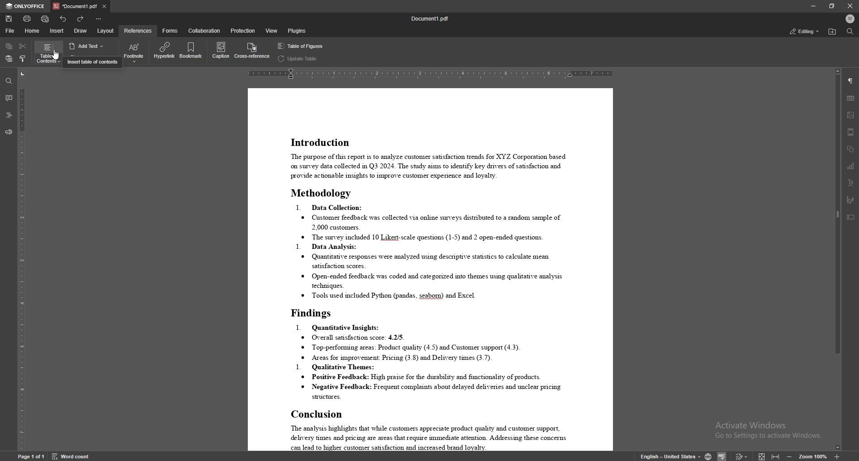 This screenshot has height=461, width=859. I want to click on footnote, so click(134, 52).